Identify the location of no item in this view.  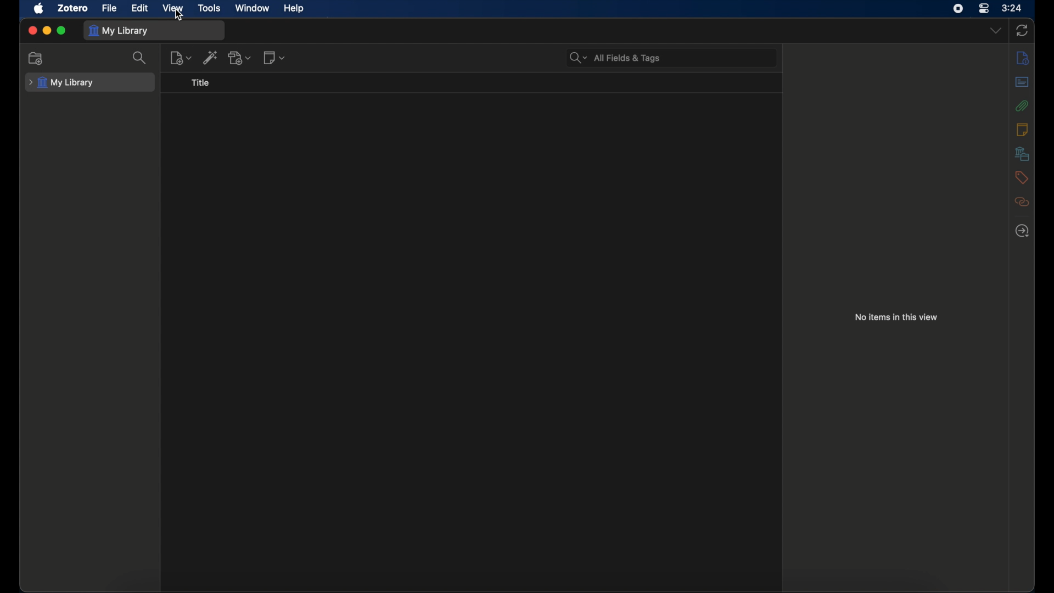
(896, 317).